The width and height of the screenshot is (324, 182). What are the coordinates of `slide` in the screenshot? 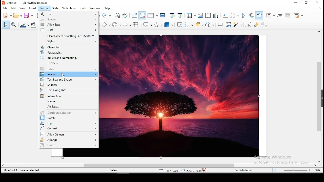 It's located at (56, 8).